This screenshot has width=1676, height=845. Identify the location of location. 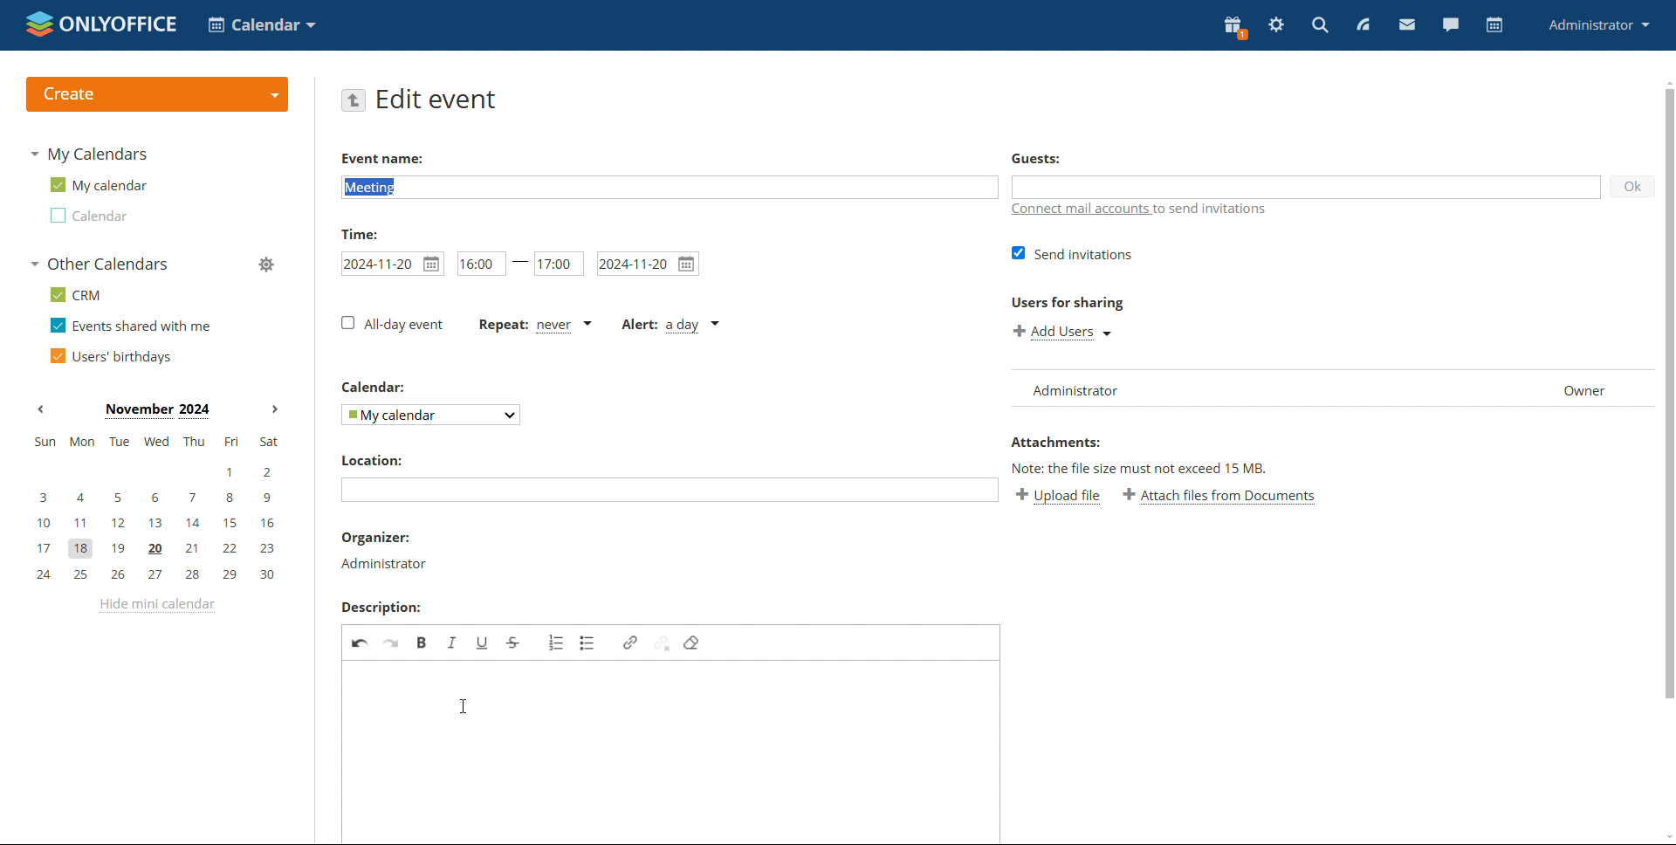
(372, 461).